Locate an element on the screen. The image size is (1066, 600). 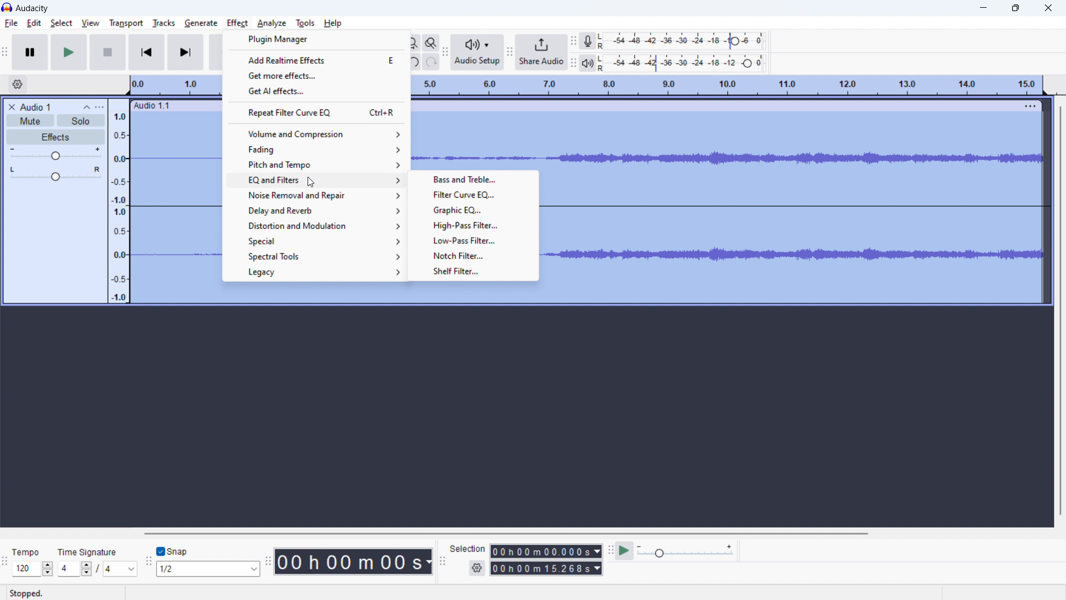
120 (select tempo ) is located at coordinates (32, 569).